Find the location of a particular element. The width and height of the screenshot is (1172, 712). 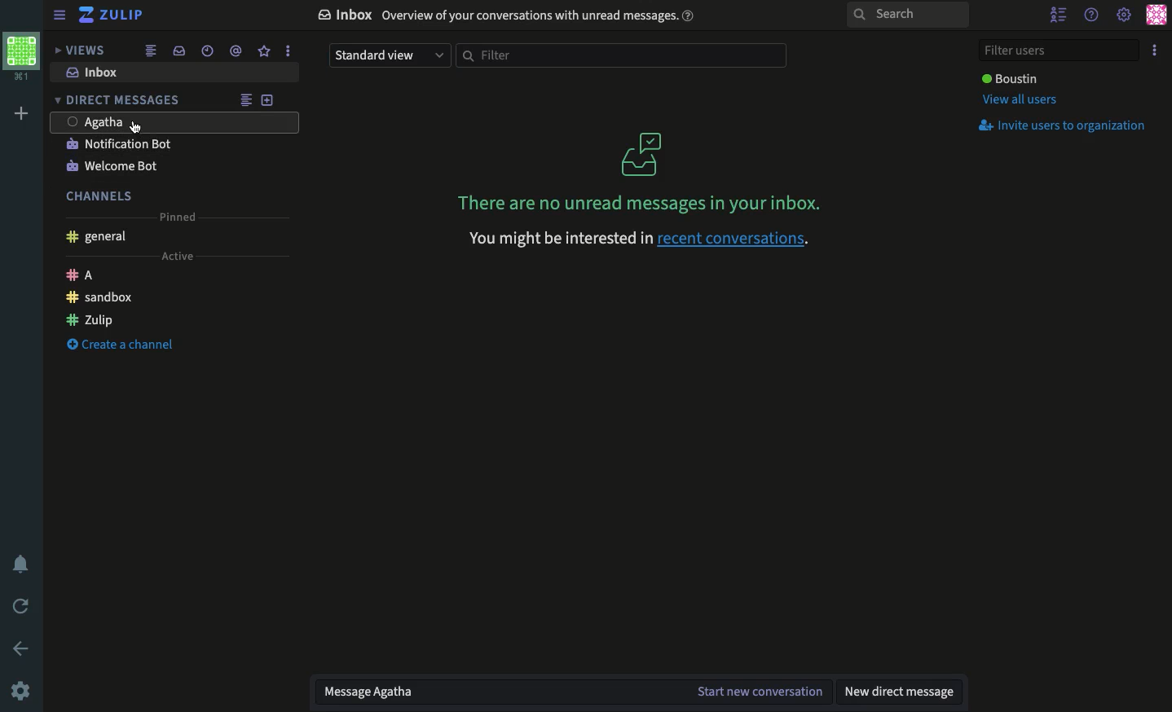

Inbox is located at coordinates (97, 72).